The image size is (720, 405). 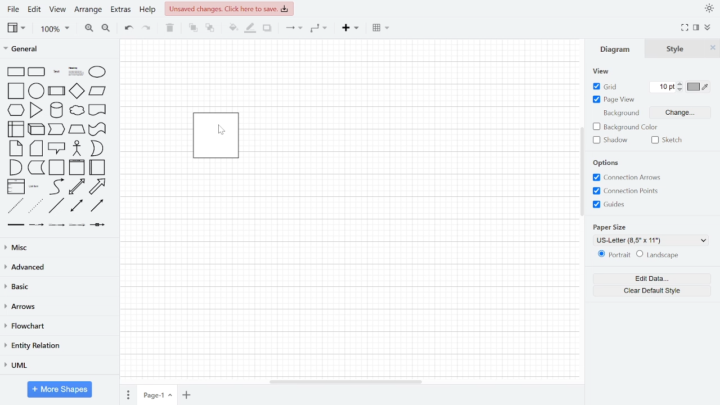 What do you see at coordinates (37, 109) in the screenshot?
I see `triangle` at bounding box center [37, 109].